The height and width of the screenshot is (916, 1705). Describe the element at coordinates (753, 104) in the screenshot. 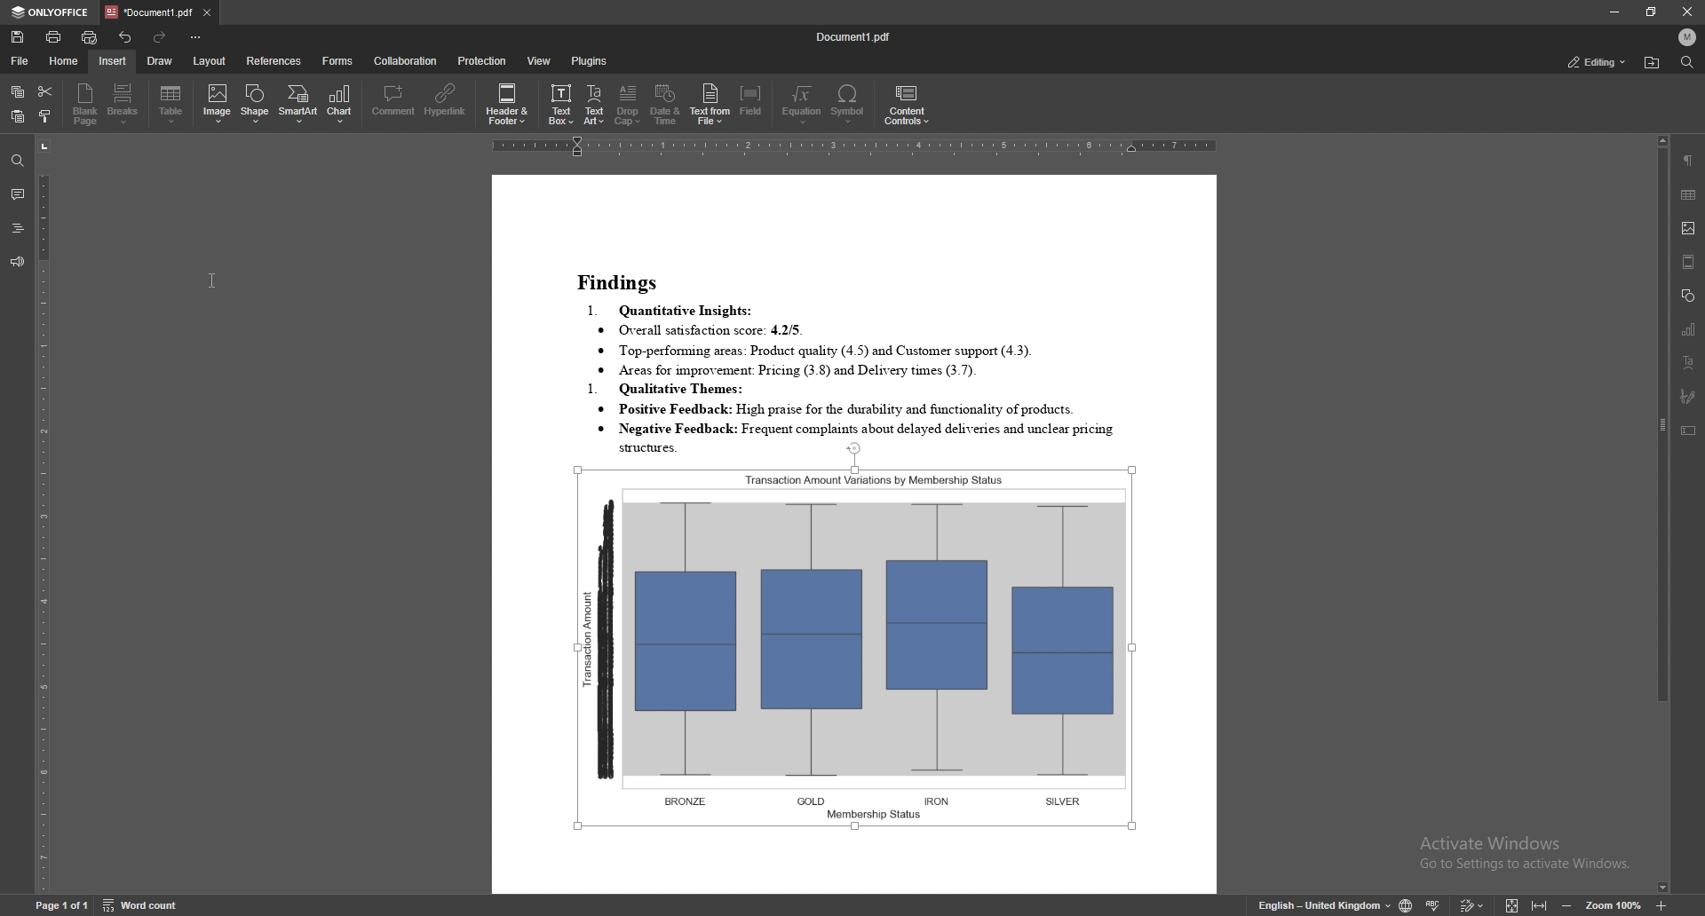

I see `field` at that location.